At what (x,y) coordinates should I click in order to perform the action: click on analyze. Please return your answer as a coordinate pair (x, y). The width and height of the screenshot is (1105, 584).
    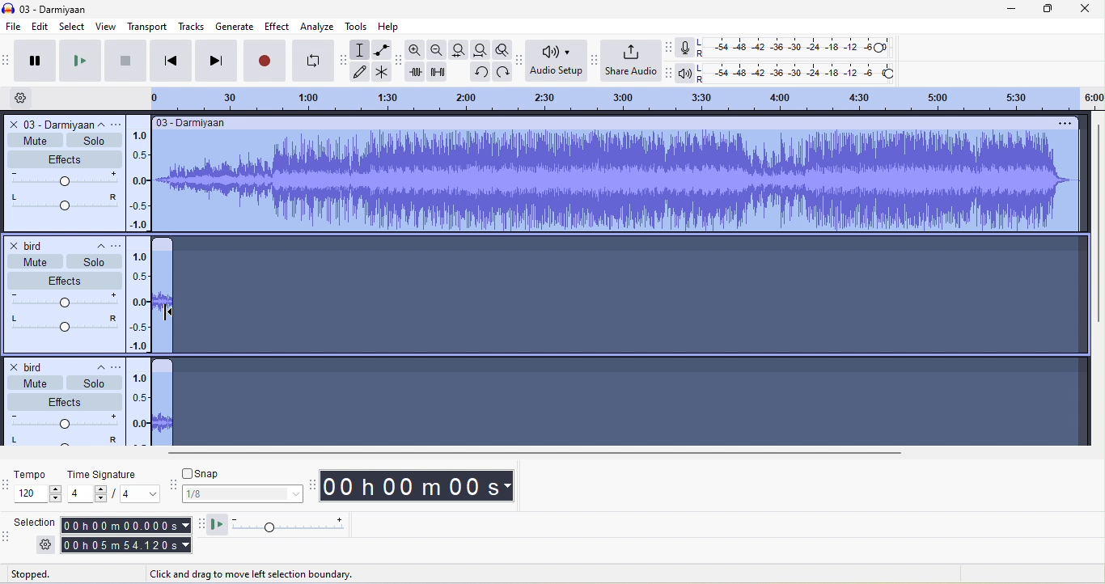
    Looking at the image, I should click on (318, 28).